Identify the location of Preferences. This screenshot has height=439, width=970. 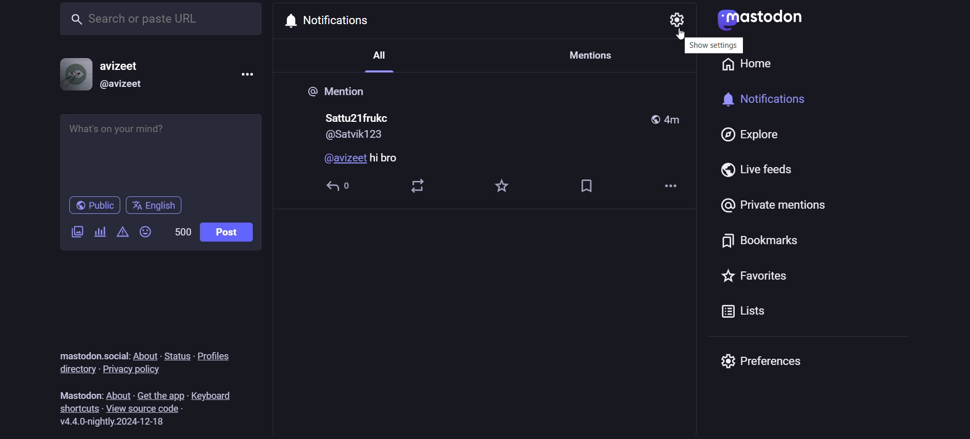
(760, 361).